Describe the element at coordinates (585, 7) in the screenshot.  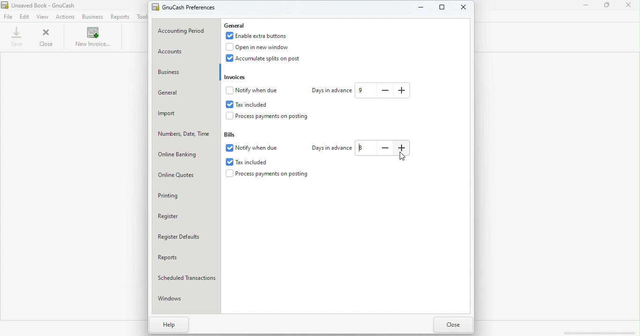
I see `Minimize` at that location.